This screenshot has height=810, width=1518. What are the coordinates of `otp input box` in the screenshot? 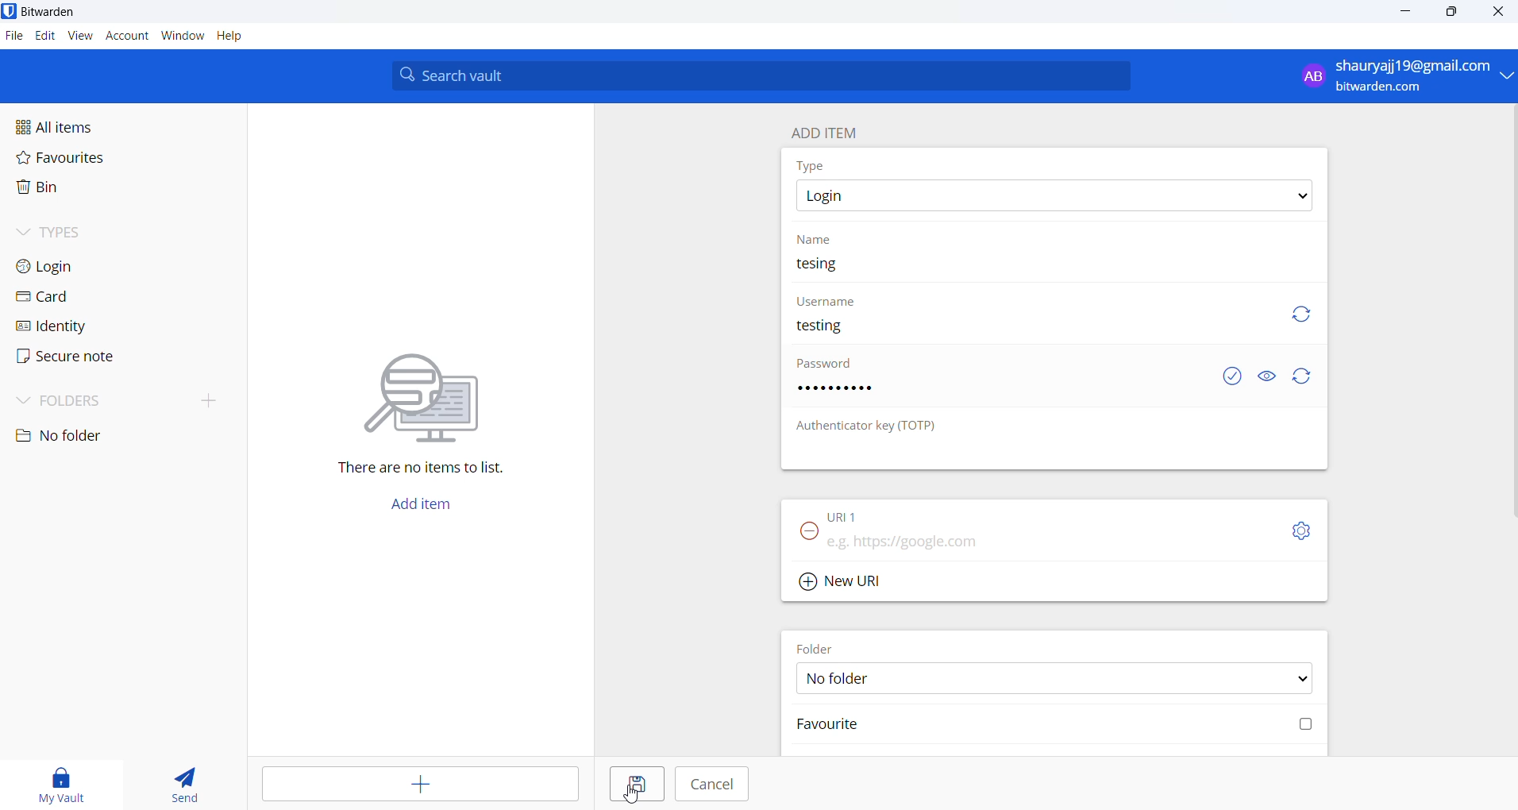 It's located at (1049, 454).